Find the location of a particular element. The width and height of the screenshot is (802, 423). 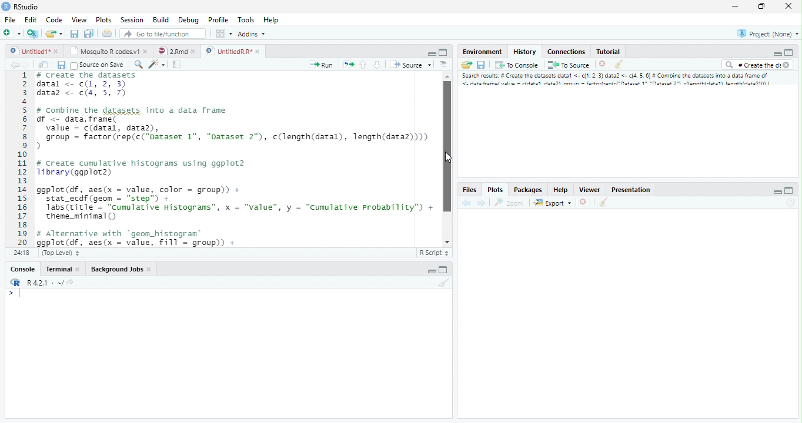

History is located at coordinates (524, 51).